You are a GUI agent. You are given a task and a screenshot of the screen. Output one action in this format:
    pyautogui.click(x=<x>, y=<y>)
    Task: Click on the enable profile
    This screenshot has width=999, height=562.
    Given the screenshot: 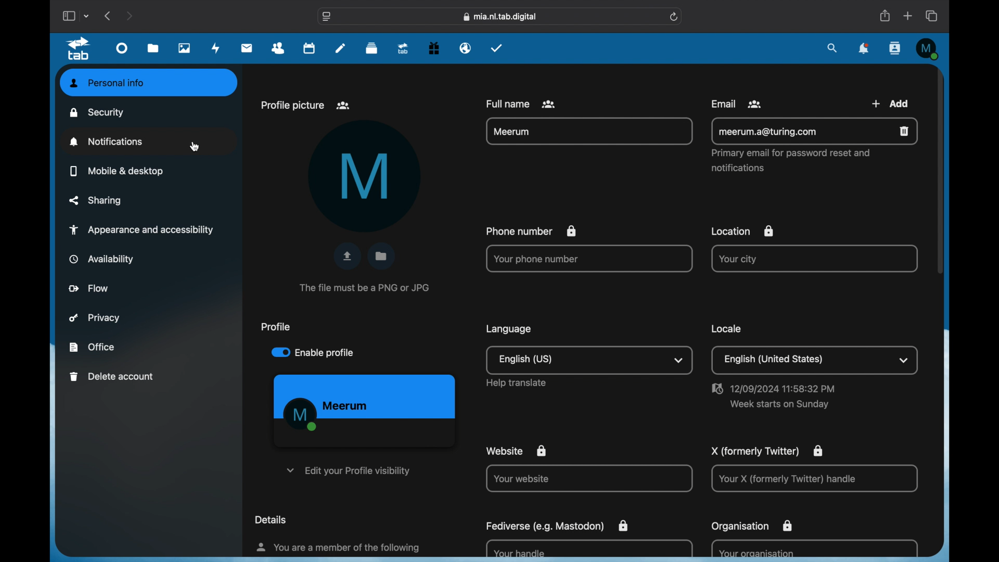 What is the action you would take?
    pyautogui.click(x=312, y=353)
    